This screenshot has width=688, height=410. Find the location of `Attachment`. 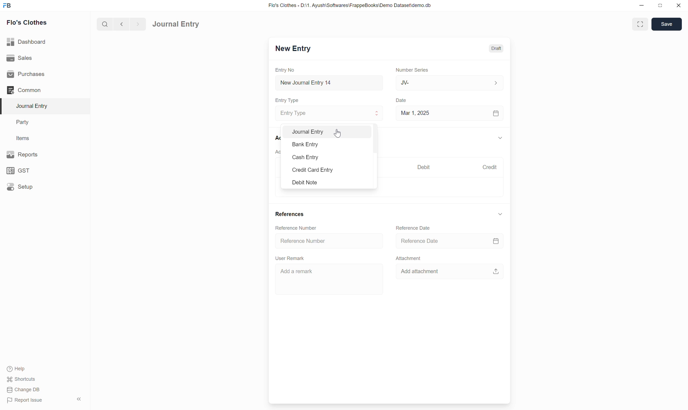

Attachment is located at coordinates (411, 260).